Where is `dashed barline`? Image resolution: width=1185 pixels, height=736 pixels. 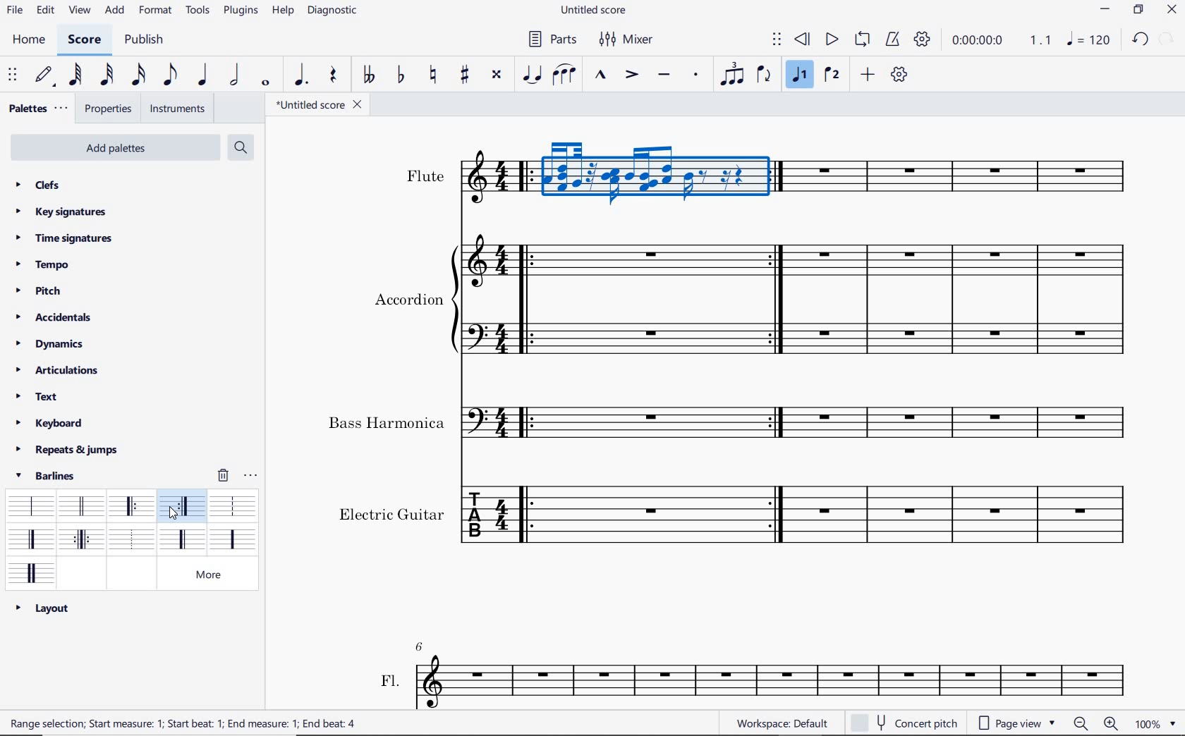 dashed barline is located at coordinates (130, 541).